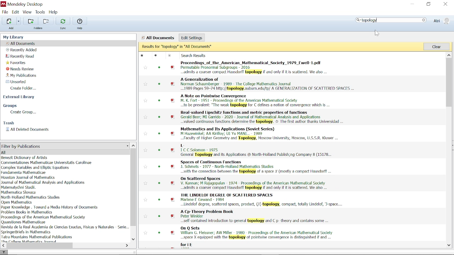 The height and width of the screenshot is (255, 454). What do you see at coordinates (54, 12) in the screenshot?
I see `Help` at bounding box center [54, 12].